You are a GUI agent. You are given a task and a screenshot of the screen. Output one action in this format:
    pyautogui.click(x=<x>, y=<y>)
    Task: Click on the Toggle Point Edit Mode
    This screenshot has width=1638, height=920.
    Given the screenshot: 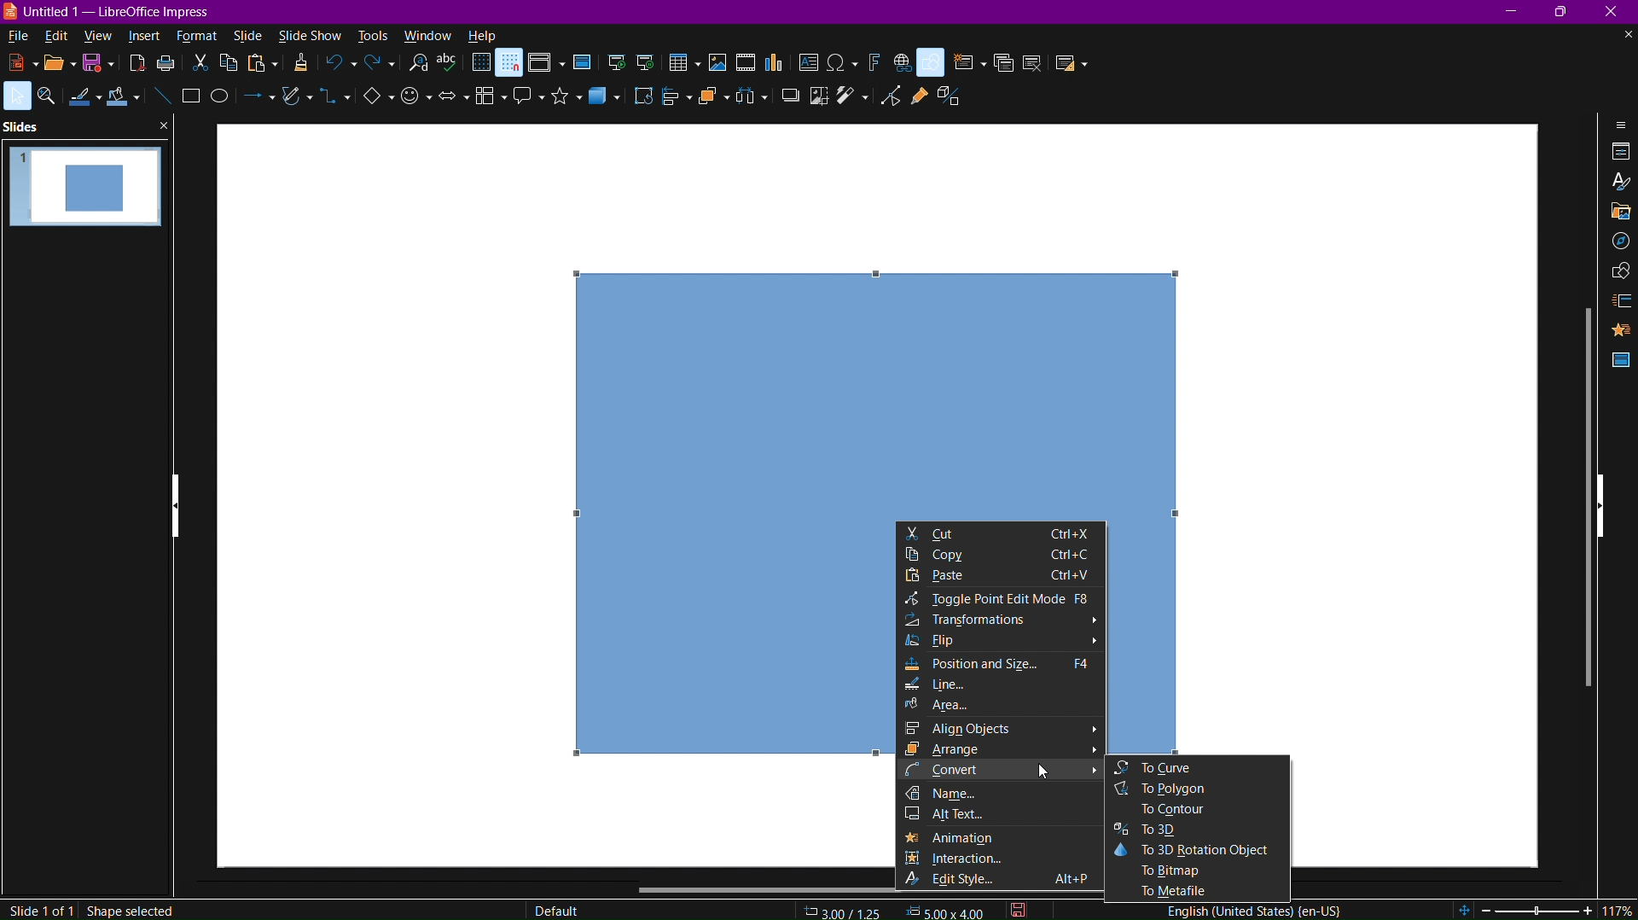 What is the action you would take?
    pyautogui.click(x=895, y=96)
    